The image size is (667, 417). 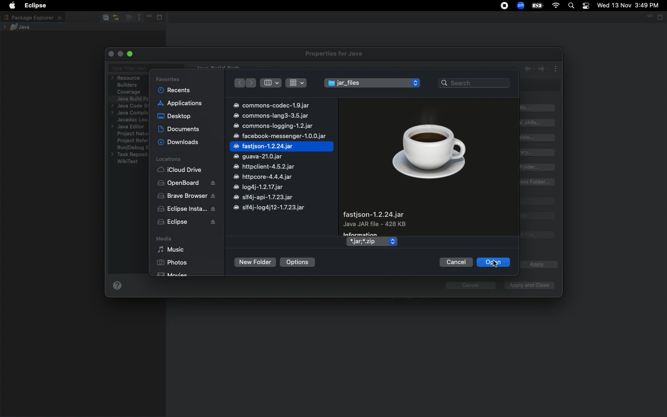 I want to click on Downloads, so click(x=179, y=142).